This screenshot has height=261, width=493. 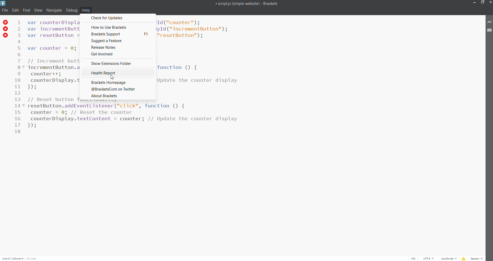 I want to click on find, so click(x=25, y=11).